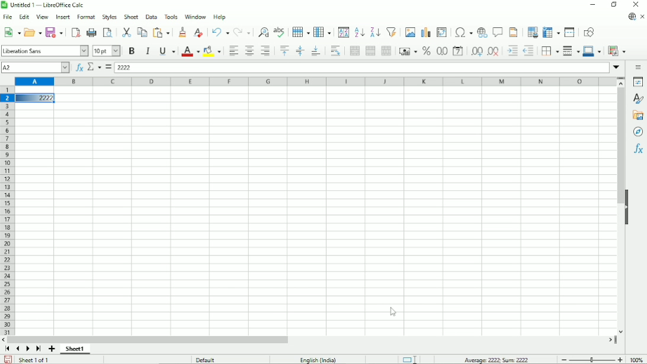  I want to click on Align center, so click(249, 50).